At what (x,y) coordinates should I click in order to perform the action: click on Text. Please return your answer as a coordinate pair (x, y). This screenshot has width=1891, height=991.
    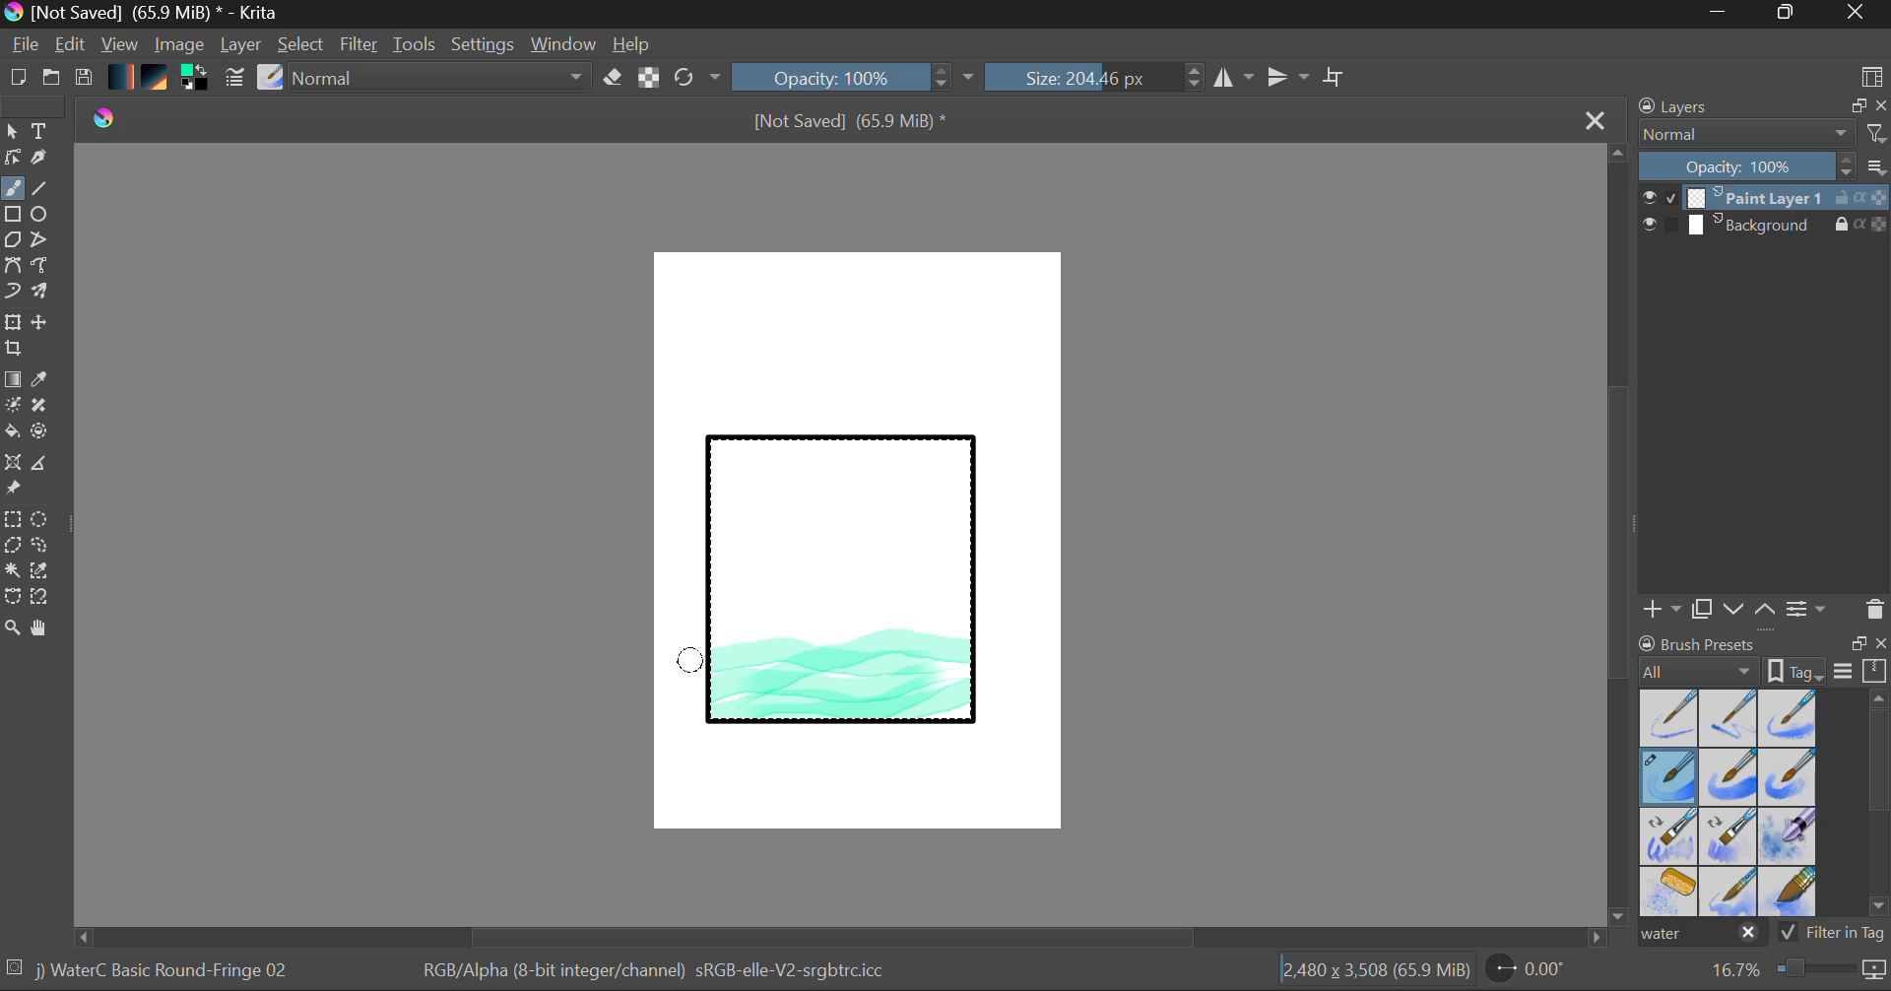
    Looking at the image, I should click on (40, 129).